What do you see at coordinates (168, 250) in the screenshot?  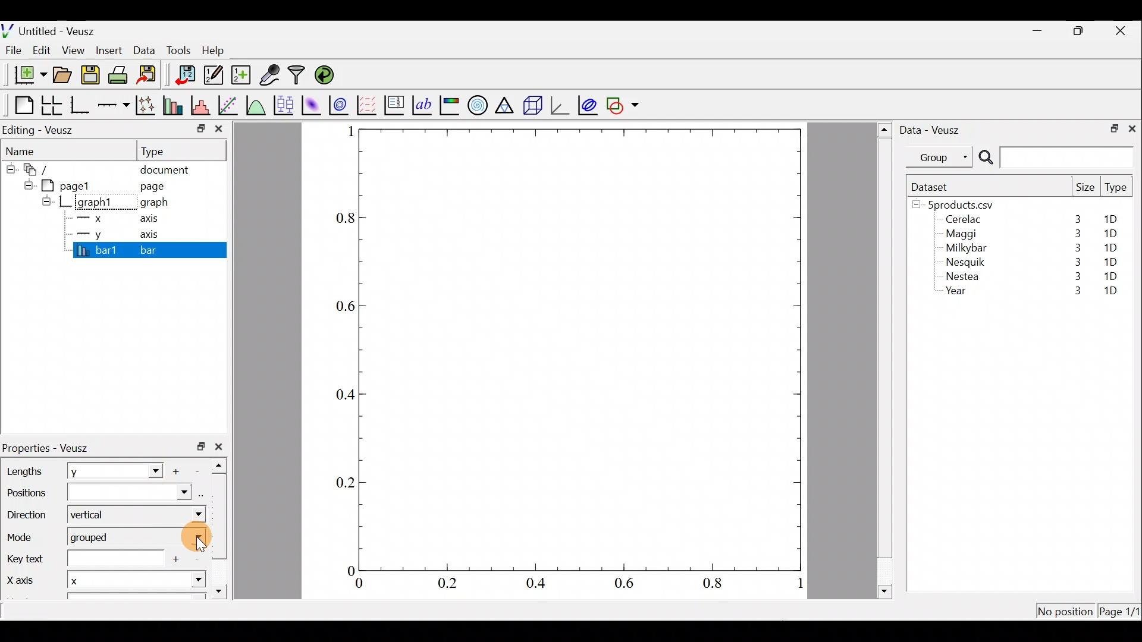 I see `bar` at bounding box center [168, 250].